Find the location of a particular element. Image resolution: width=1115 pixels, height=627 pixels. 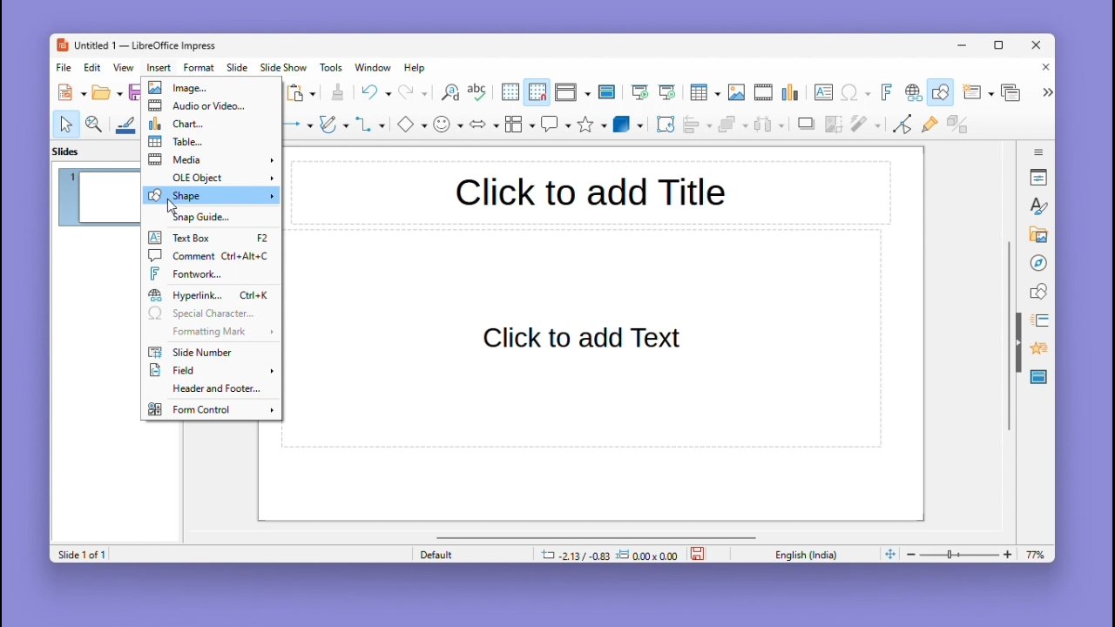

New slide is located at coordinates (977, 93).